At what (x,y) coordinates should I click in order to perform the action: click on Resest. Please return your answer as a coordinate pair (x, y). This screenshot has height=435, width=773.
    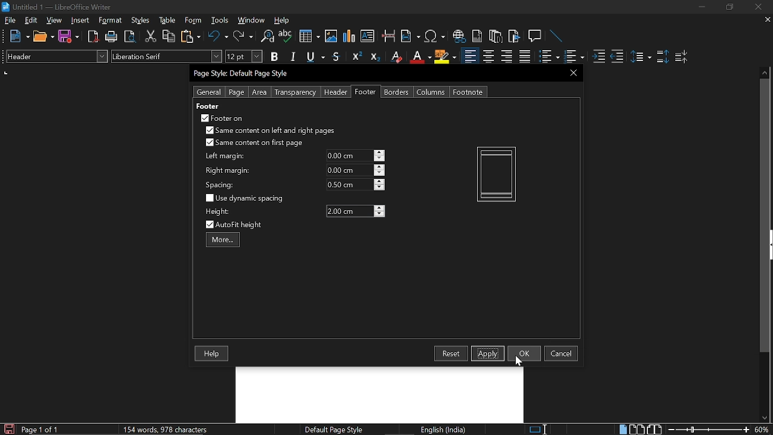
    Looking at the image, I should click on (451, 353).